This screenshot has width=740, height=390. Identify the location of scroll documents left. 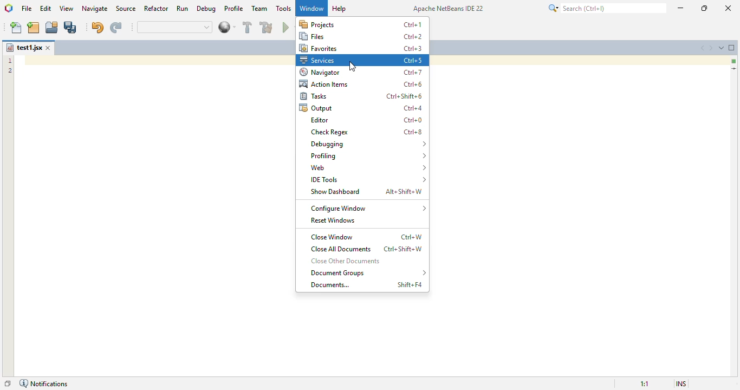
(701, 48).